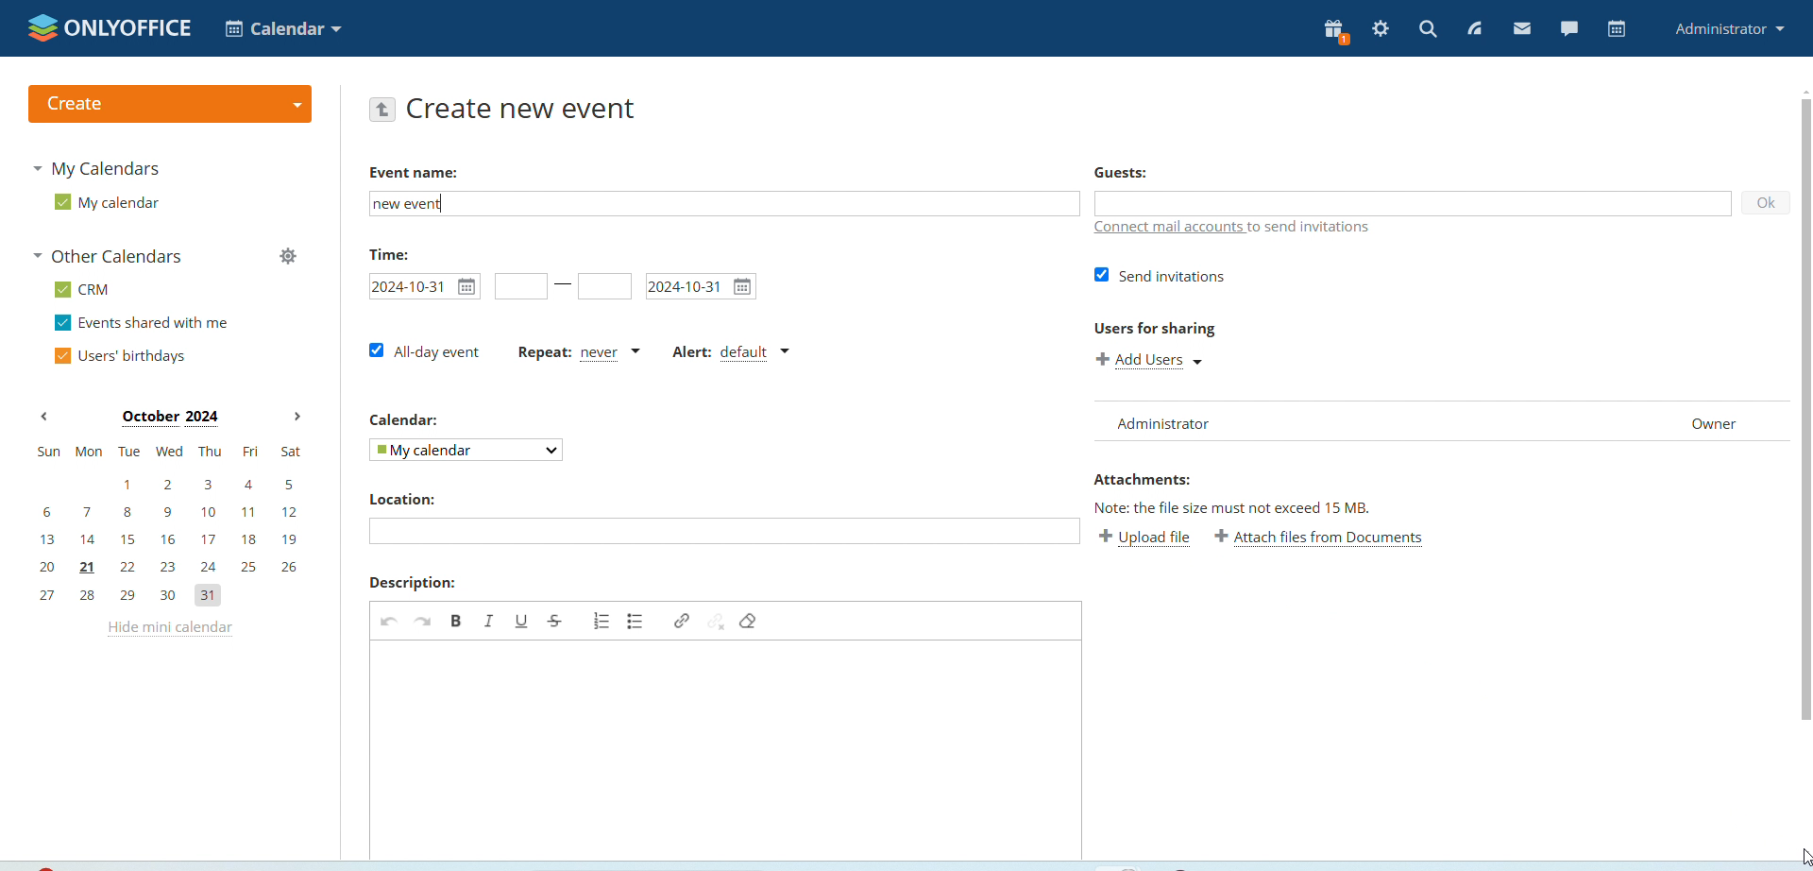 The width and height of the screenshot is (1813, 871). I want to click on settings, so click(1381, 29).